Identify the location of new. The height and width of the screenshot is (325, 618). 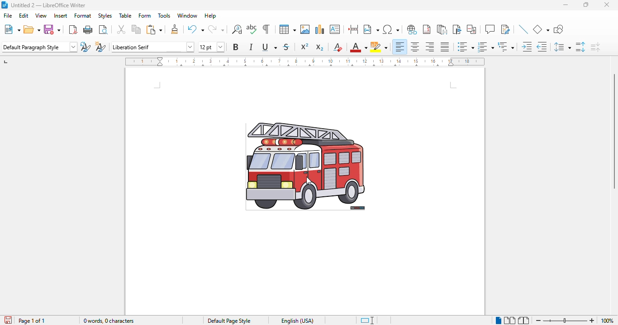
(12, 29).